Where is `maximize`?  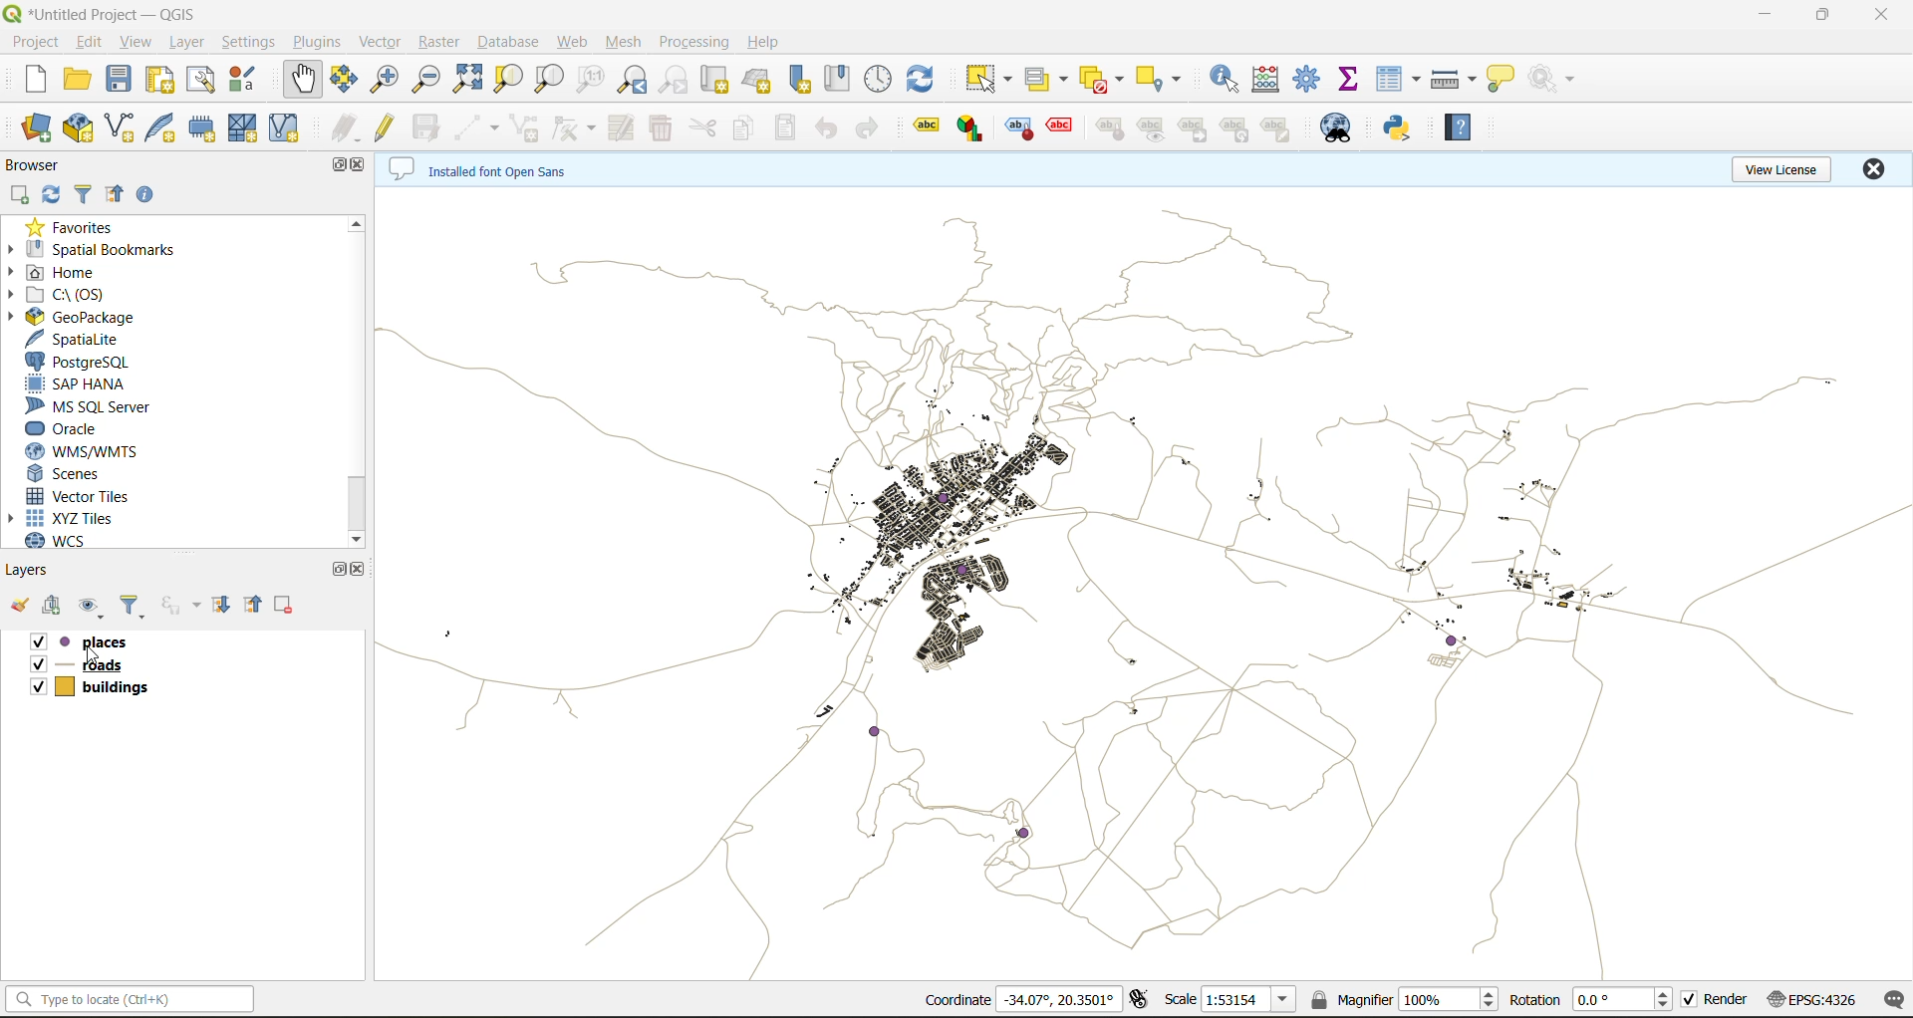
maximize is located at coordinates (333, 166).